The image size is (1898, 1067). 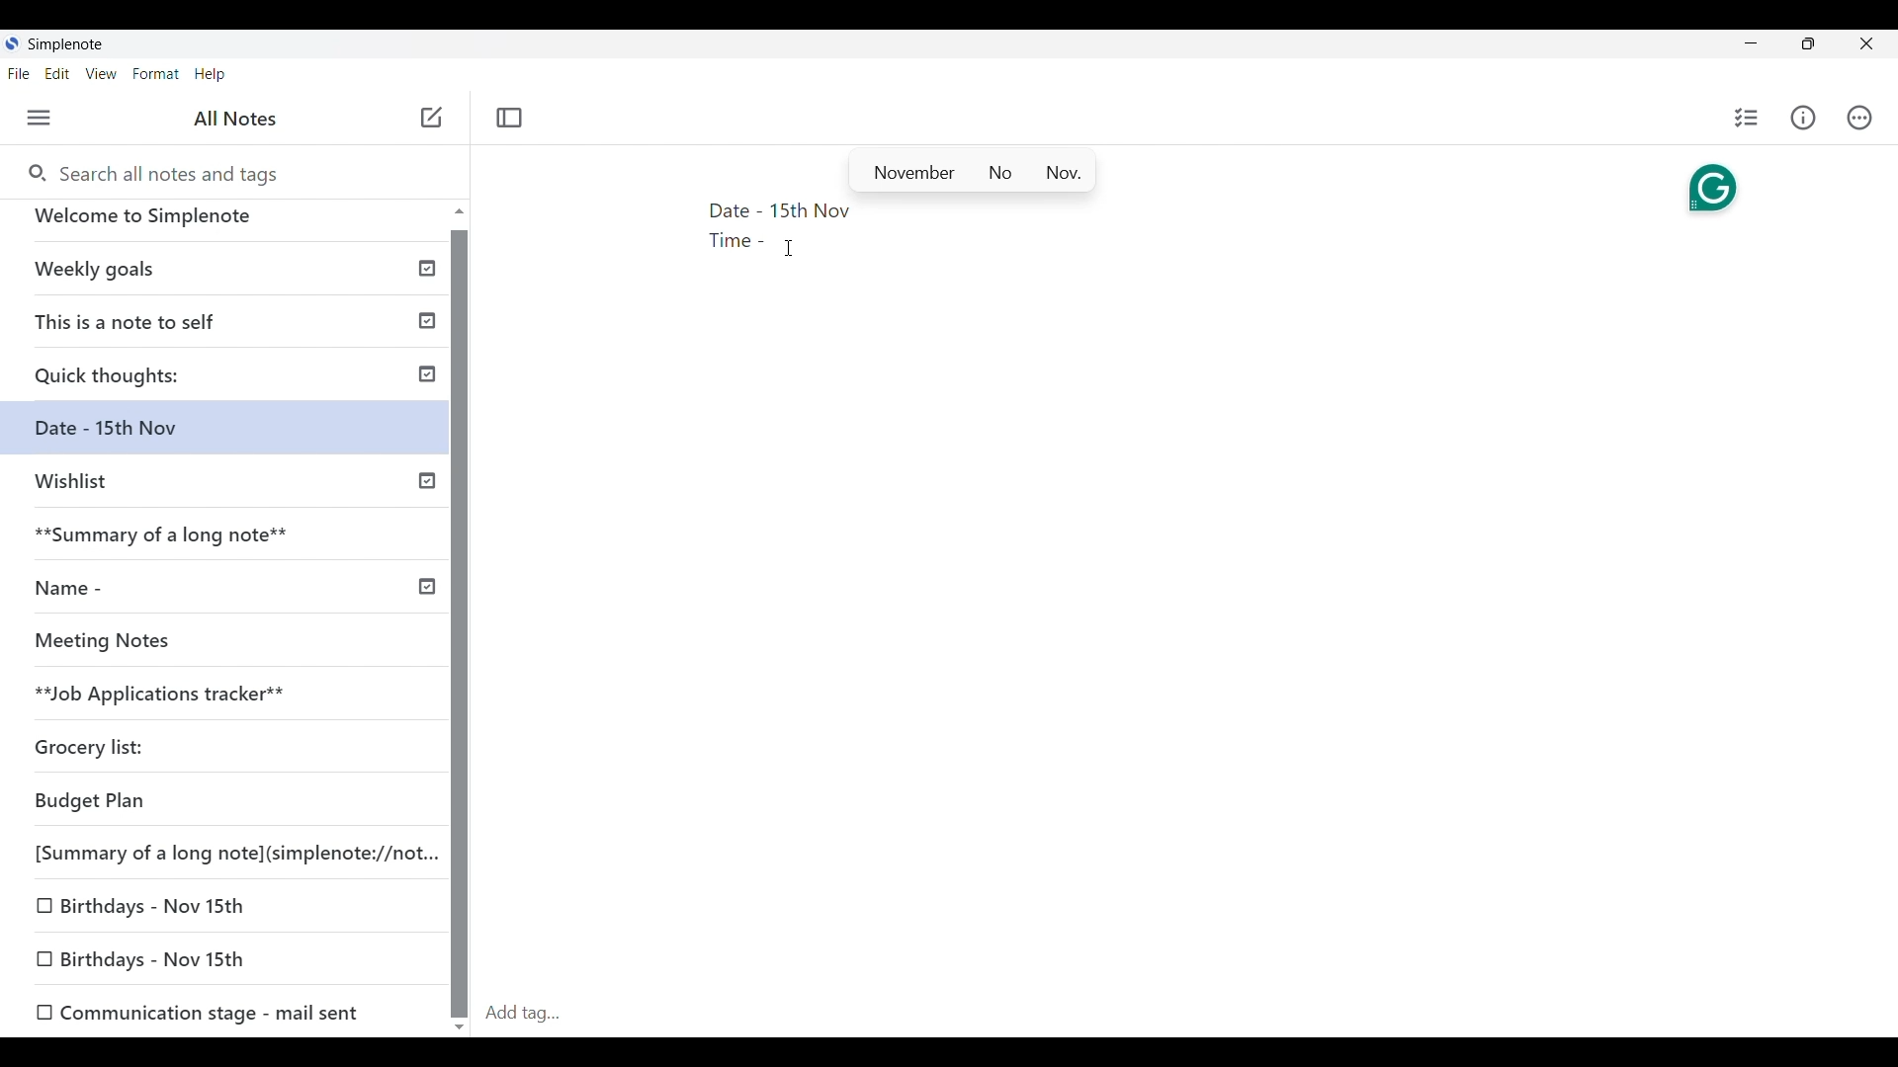 I want to click on File menu, so click(x=19, y=73).